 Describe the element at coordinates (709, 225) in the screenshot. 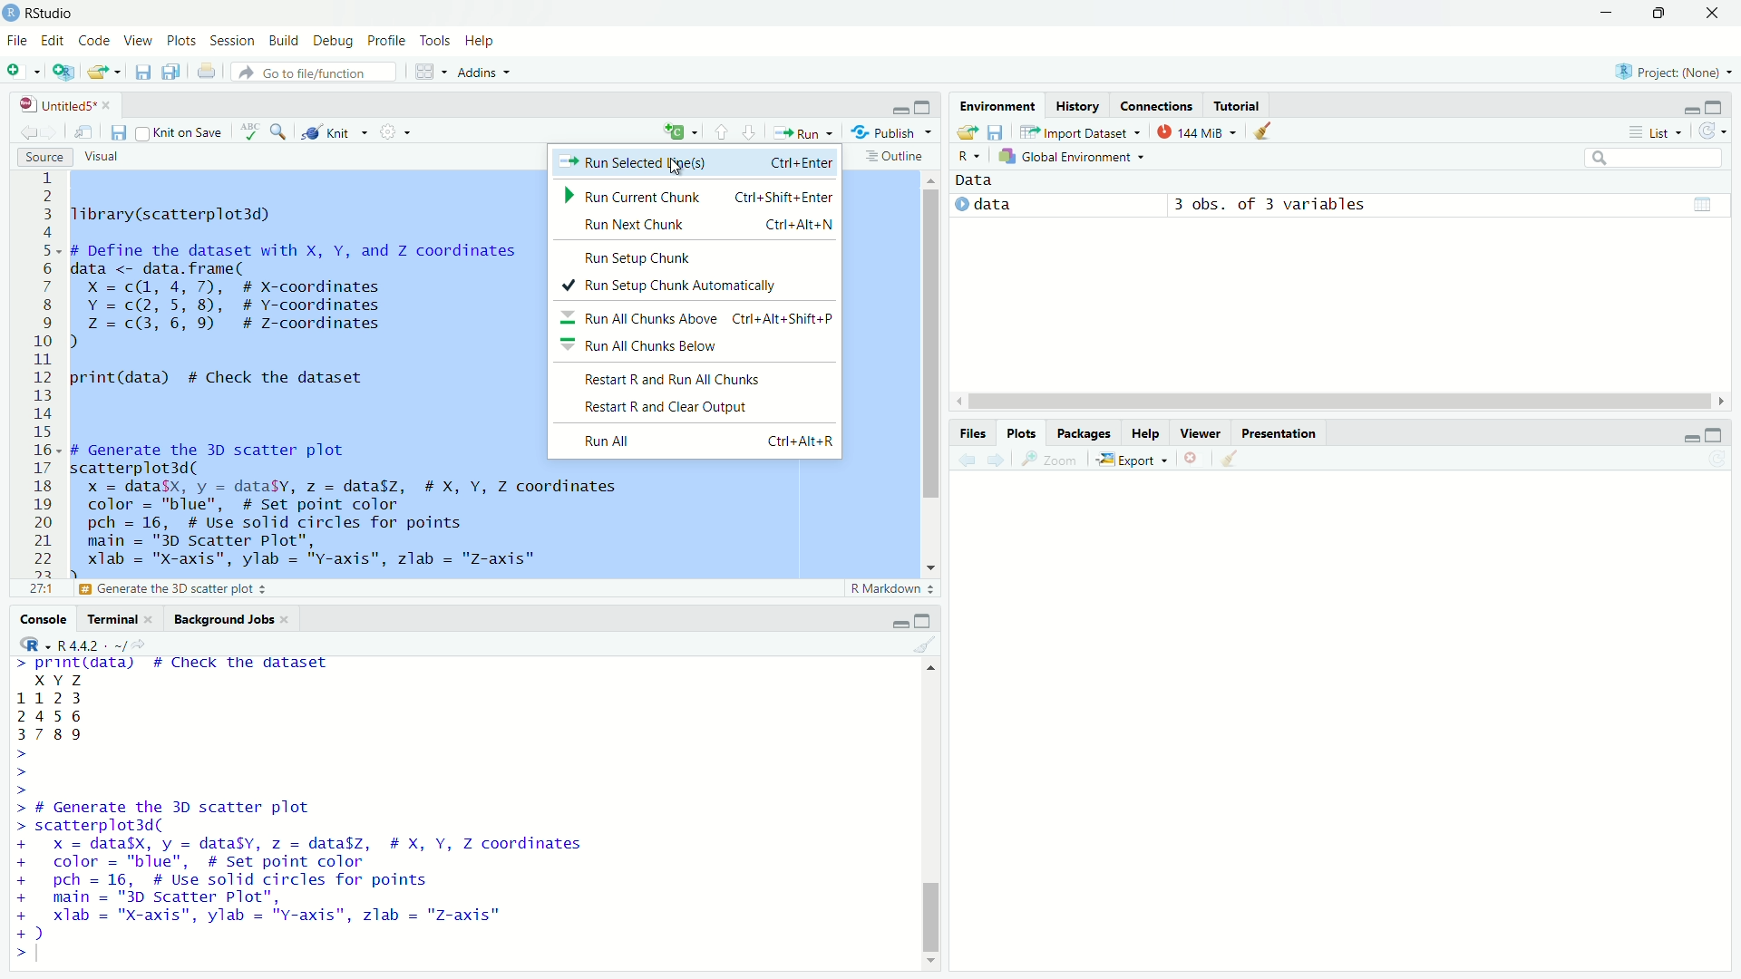

I see `Run Next Chunk` at that location.